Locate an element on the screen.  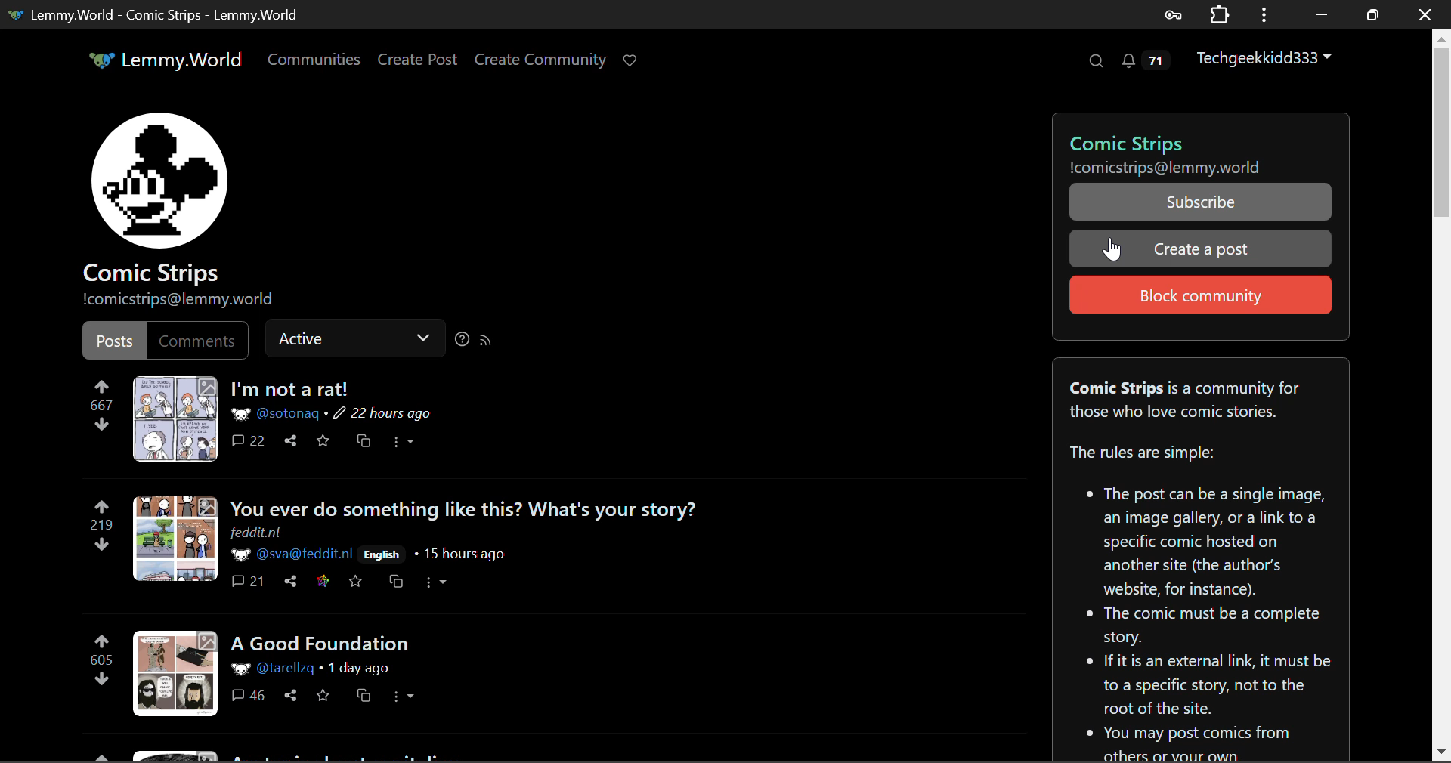
Extensions is located at coordinates (1219, 14).